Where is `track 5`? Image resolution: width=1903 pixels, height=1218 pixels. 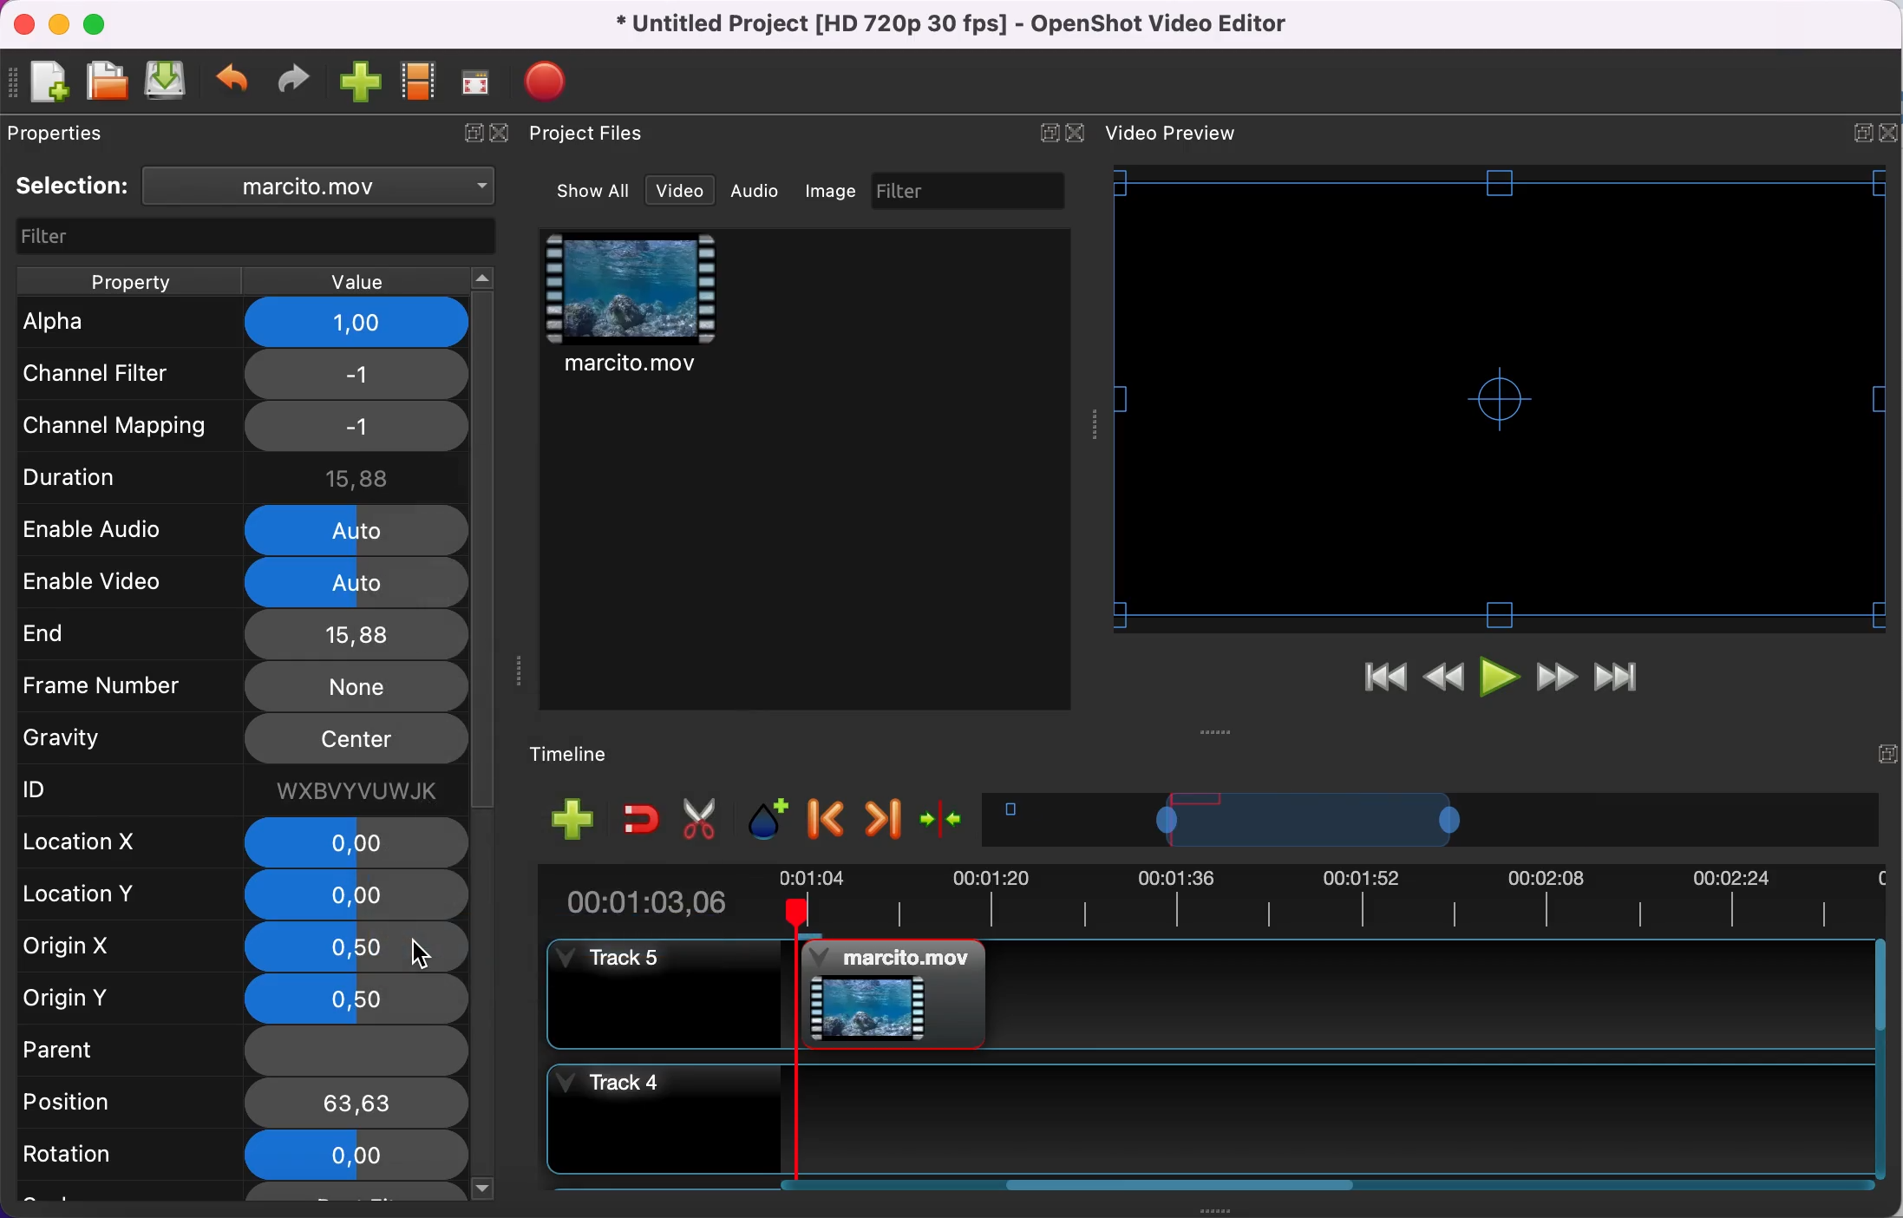
track 5 is located at coordinates (1207, 994).